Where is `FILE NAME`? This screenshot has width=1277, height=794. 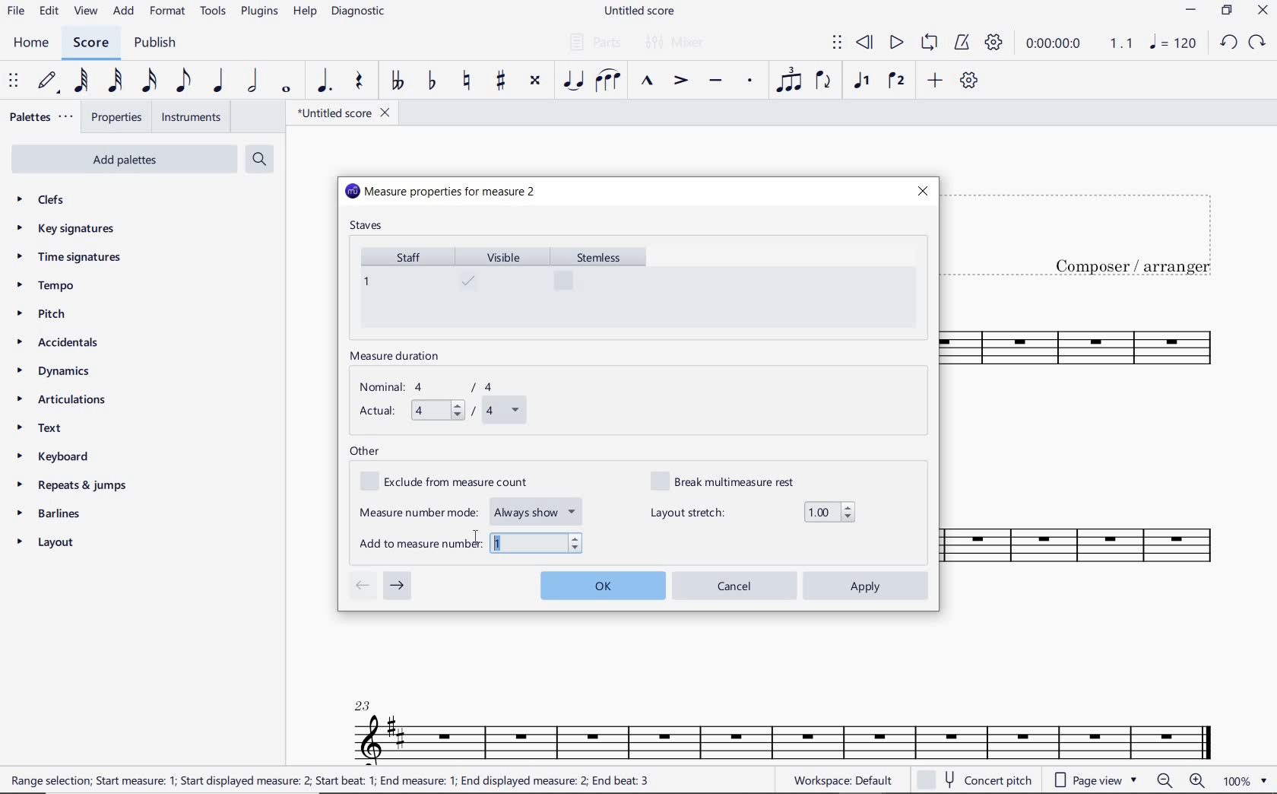 FILE NAME is located at coordinates (343, 113).